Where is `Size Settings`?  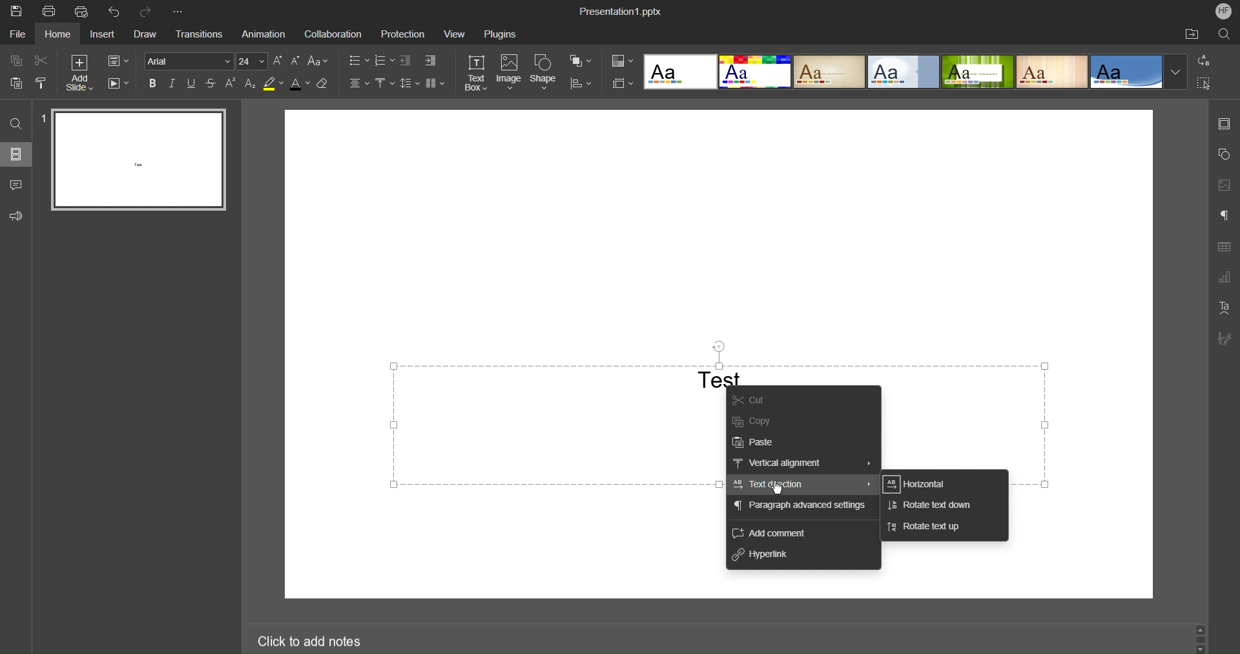 Size Settings is located at coordinates (621, 83).